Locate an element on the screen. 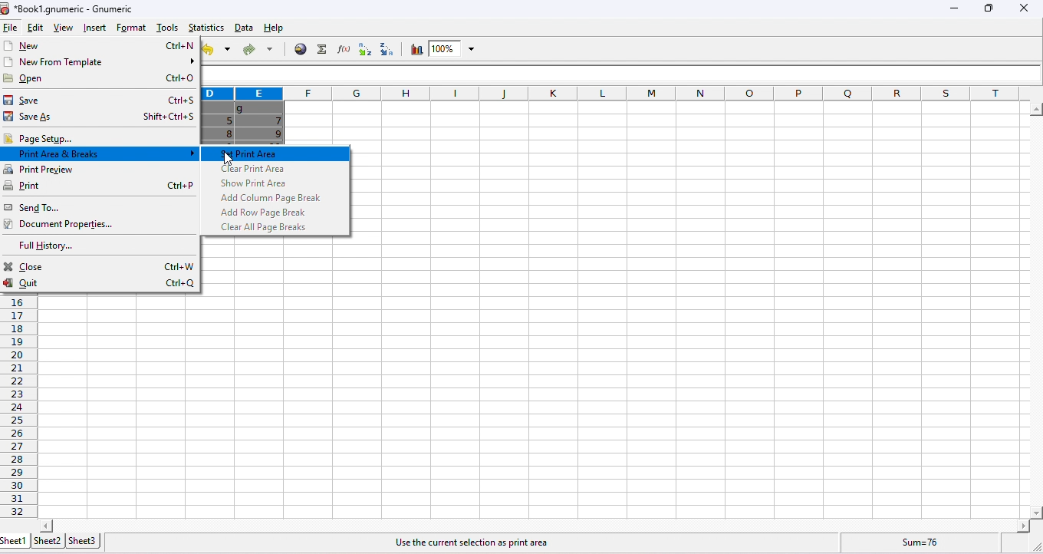 The width and height of the screenshot is (1043, 554). sheet2 is located at coordinates (47, 540).